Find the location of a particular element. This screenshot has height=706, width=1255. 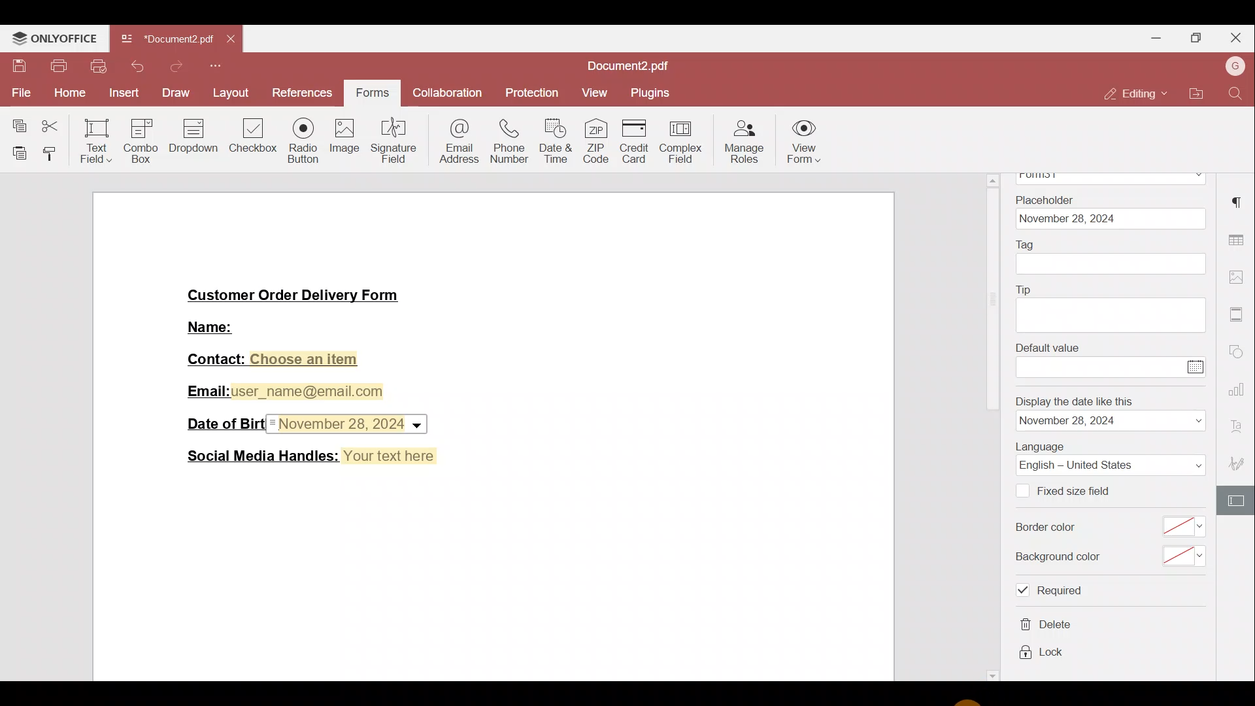

Date & time field inserted is located at coordinates (350, 424).